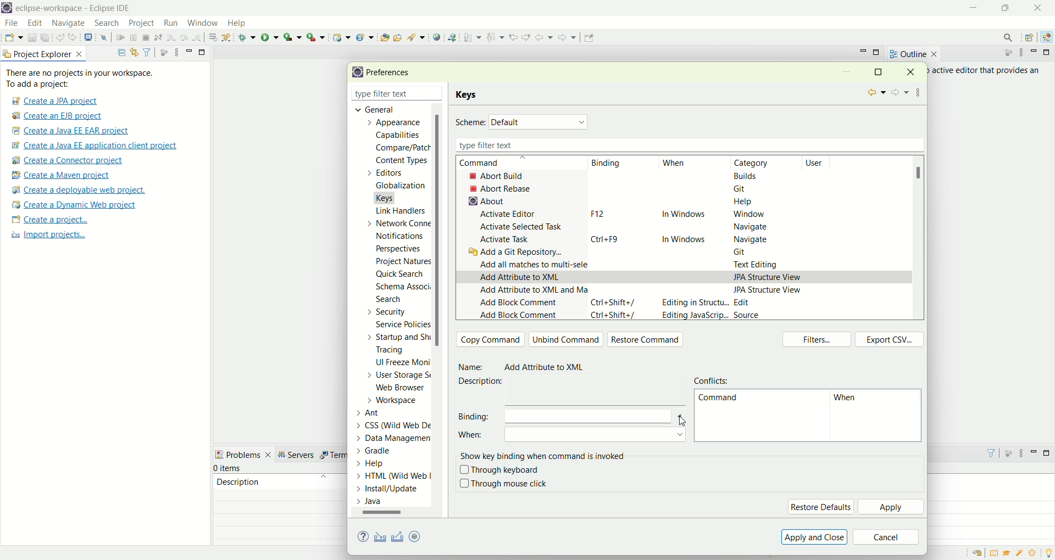 The image size is (1055, 560). Describe the element at coordinates (540, 121) in the screenshot. I see `Default` at that location.